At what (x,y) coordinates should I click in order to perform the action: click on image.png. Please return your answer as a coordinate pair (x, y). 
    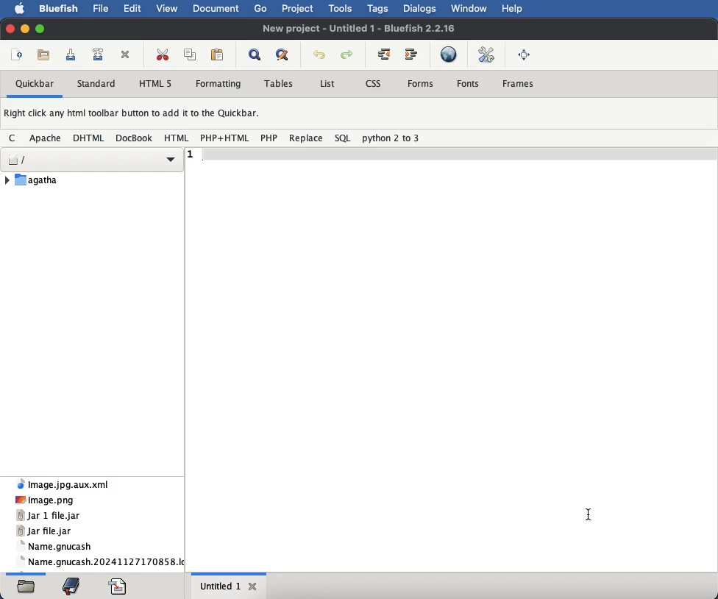
    Looking at the image, I should click on (57, 500).